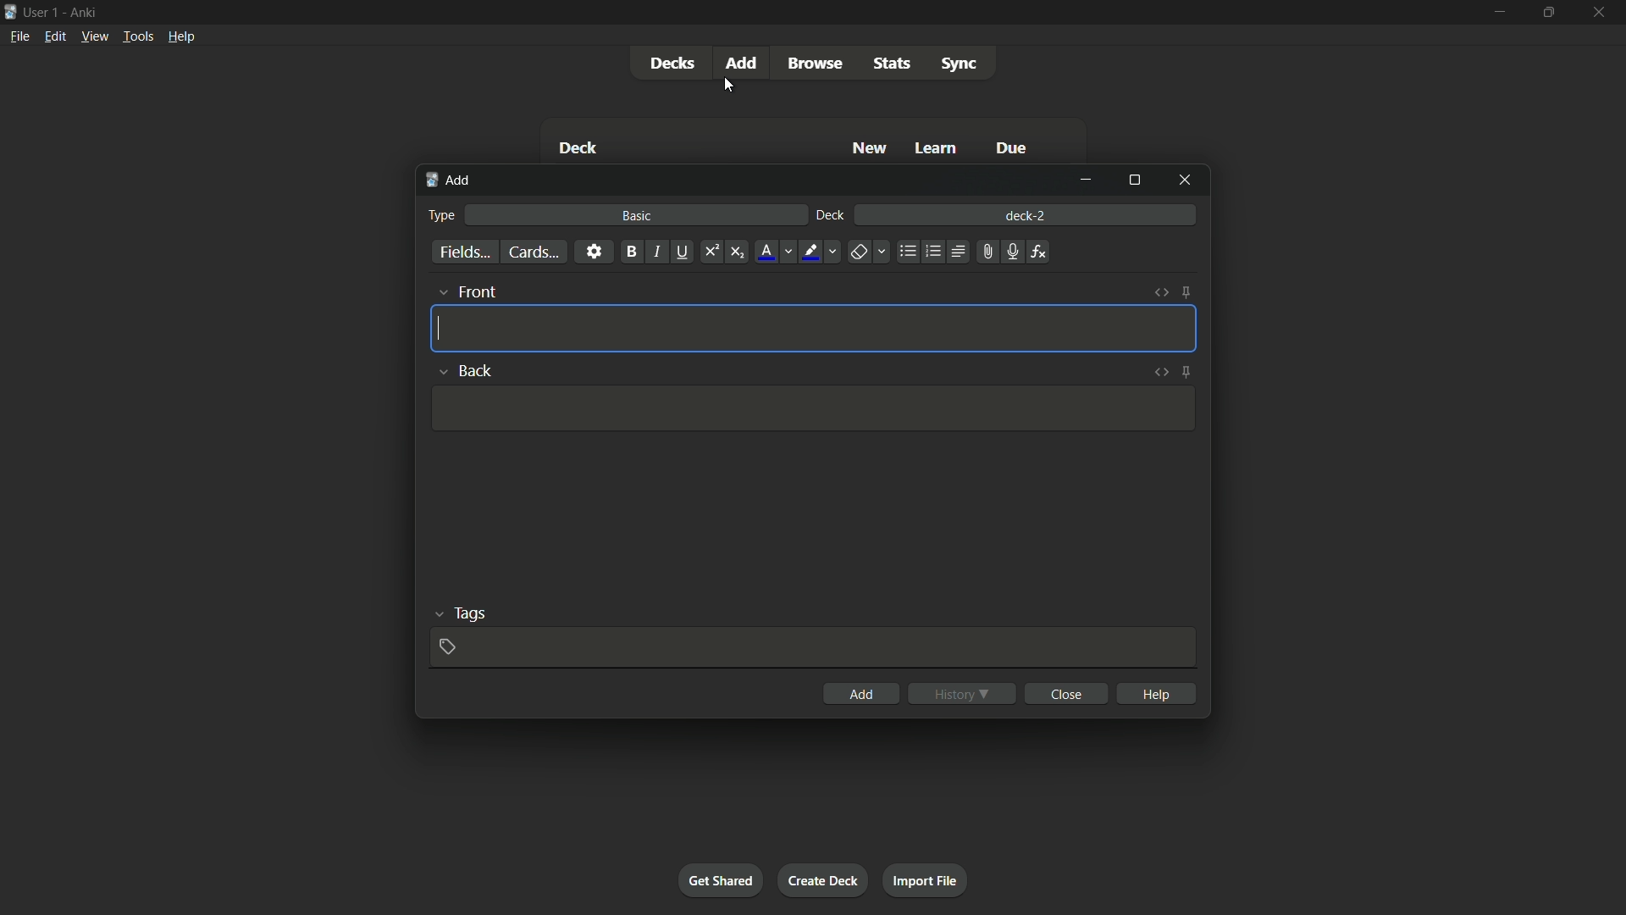  What do you see at coordinates (988, 251) in the screenshot?
I see `attach` at bounding box center [988, 251].